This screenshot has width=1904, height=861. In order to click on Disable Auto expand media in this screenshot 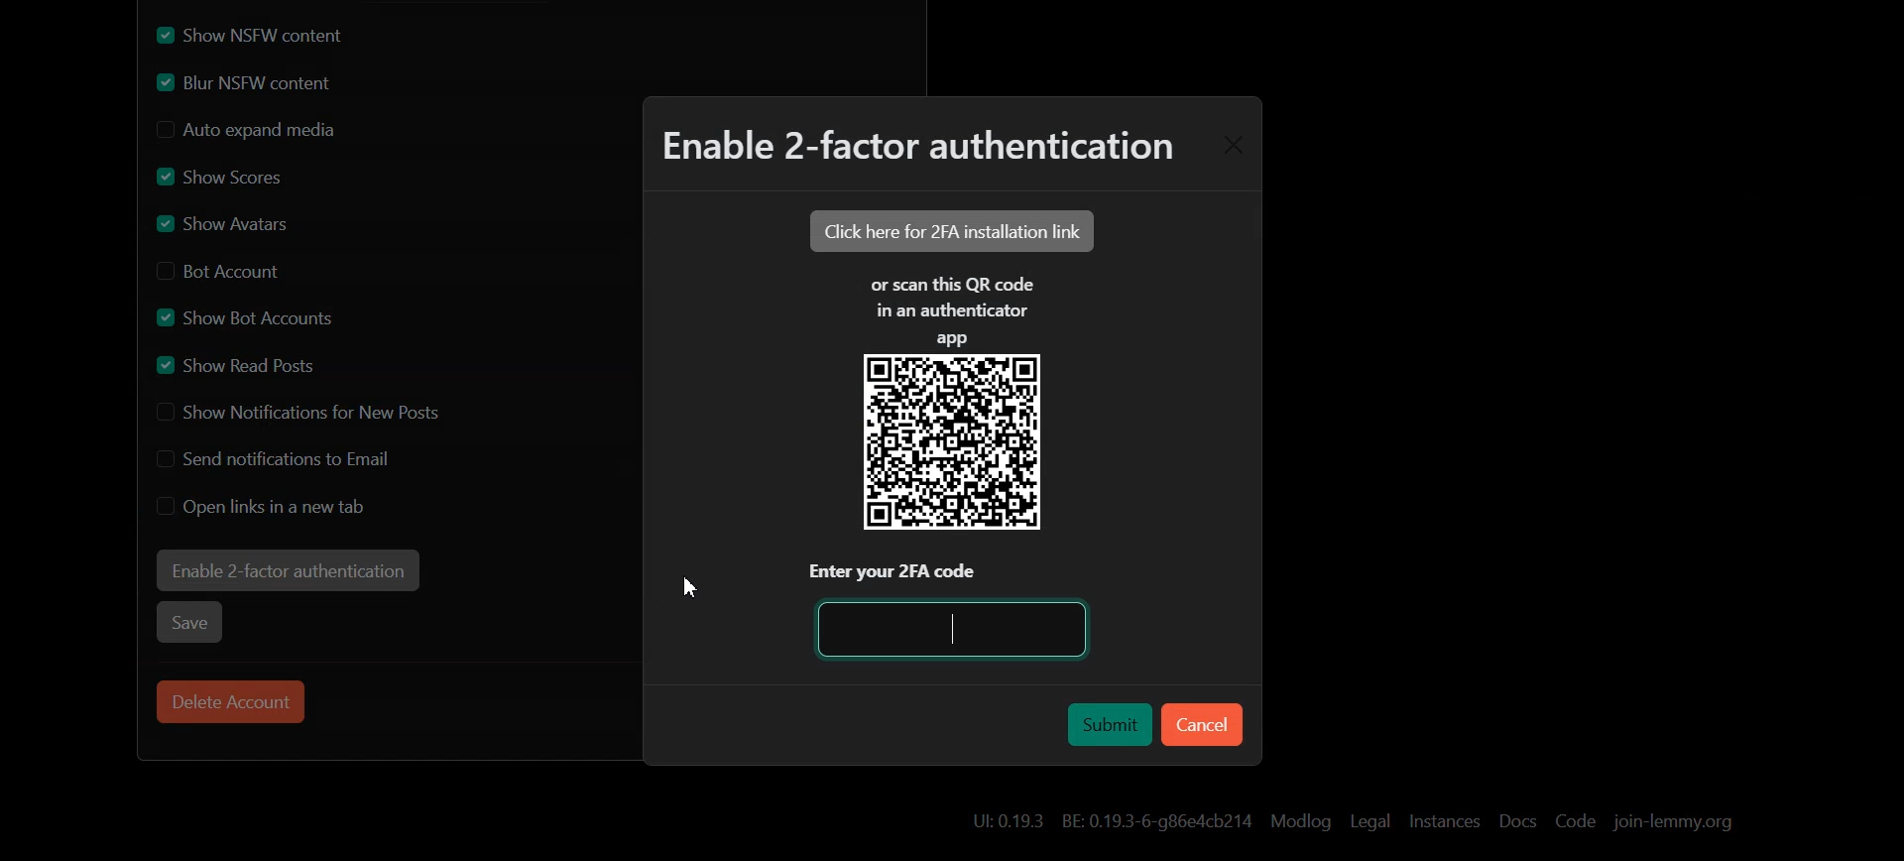, I will do `click(280, 131)`.